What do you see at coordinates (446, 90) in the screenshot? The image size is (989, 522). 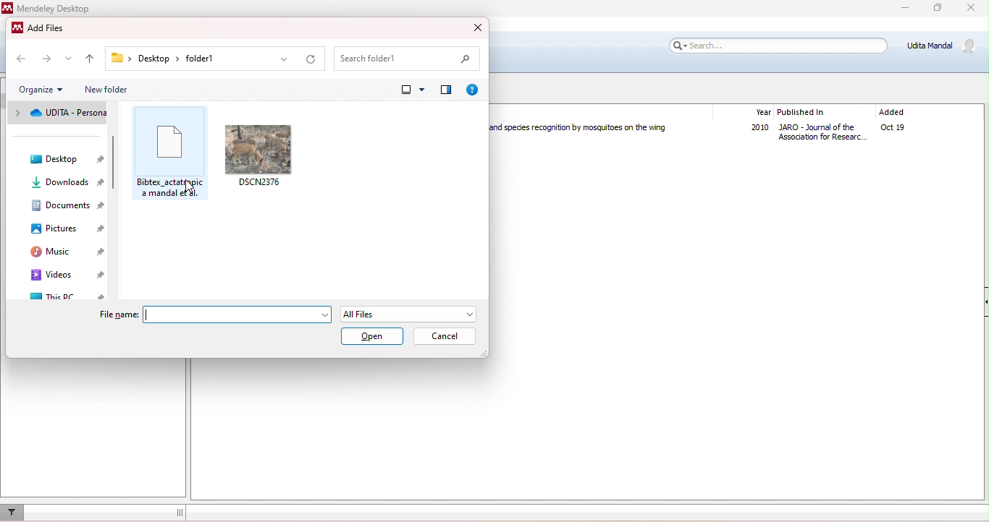 I see `show preview pane` at bounding box center [446, 90].